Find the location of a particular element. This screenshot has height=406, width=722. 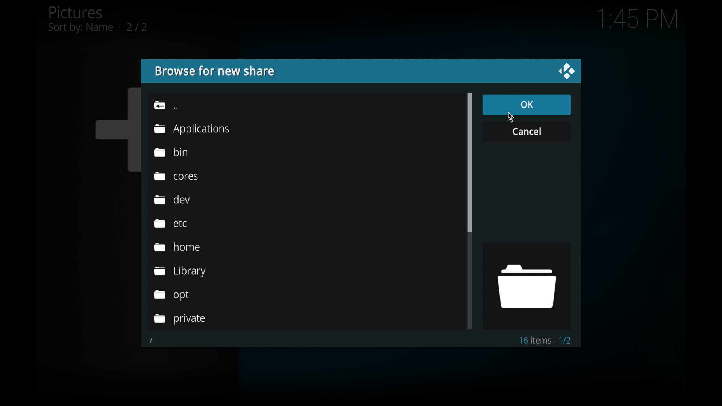

dev is located at coordinates (172, 199).